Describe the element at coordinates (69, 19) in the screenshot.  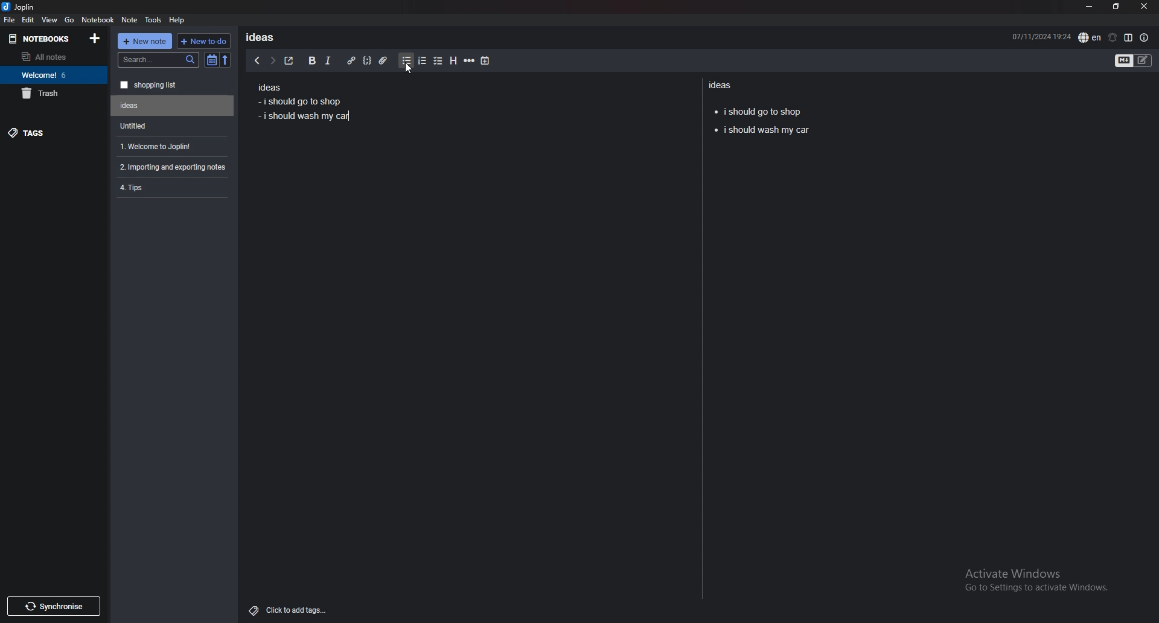
I see `go` at that location.